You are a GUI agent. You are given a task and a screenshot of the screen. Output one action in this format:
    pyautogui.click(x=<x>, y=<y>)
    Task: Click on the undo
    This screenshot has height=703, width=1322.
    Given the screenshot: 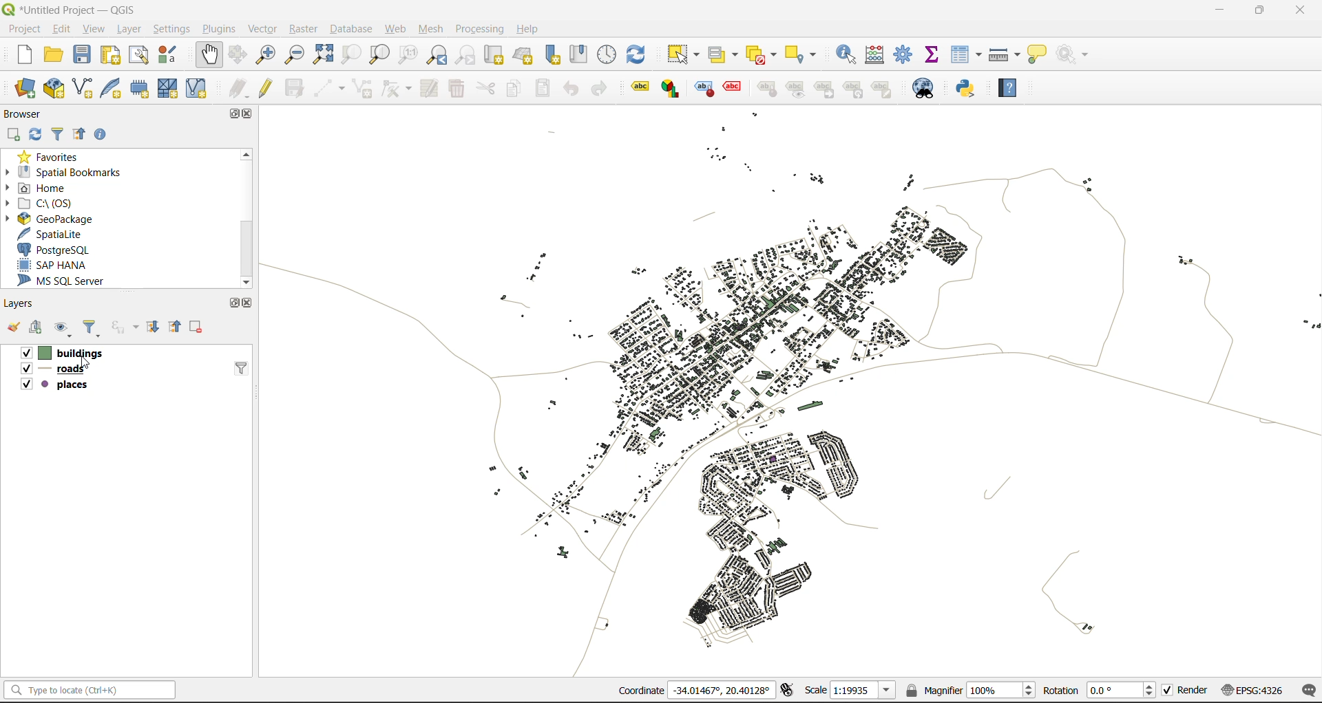 What is the action you would take?
    pyautogui.click(x=574, y=87)
    